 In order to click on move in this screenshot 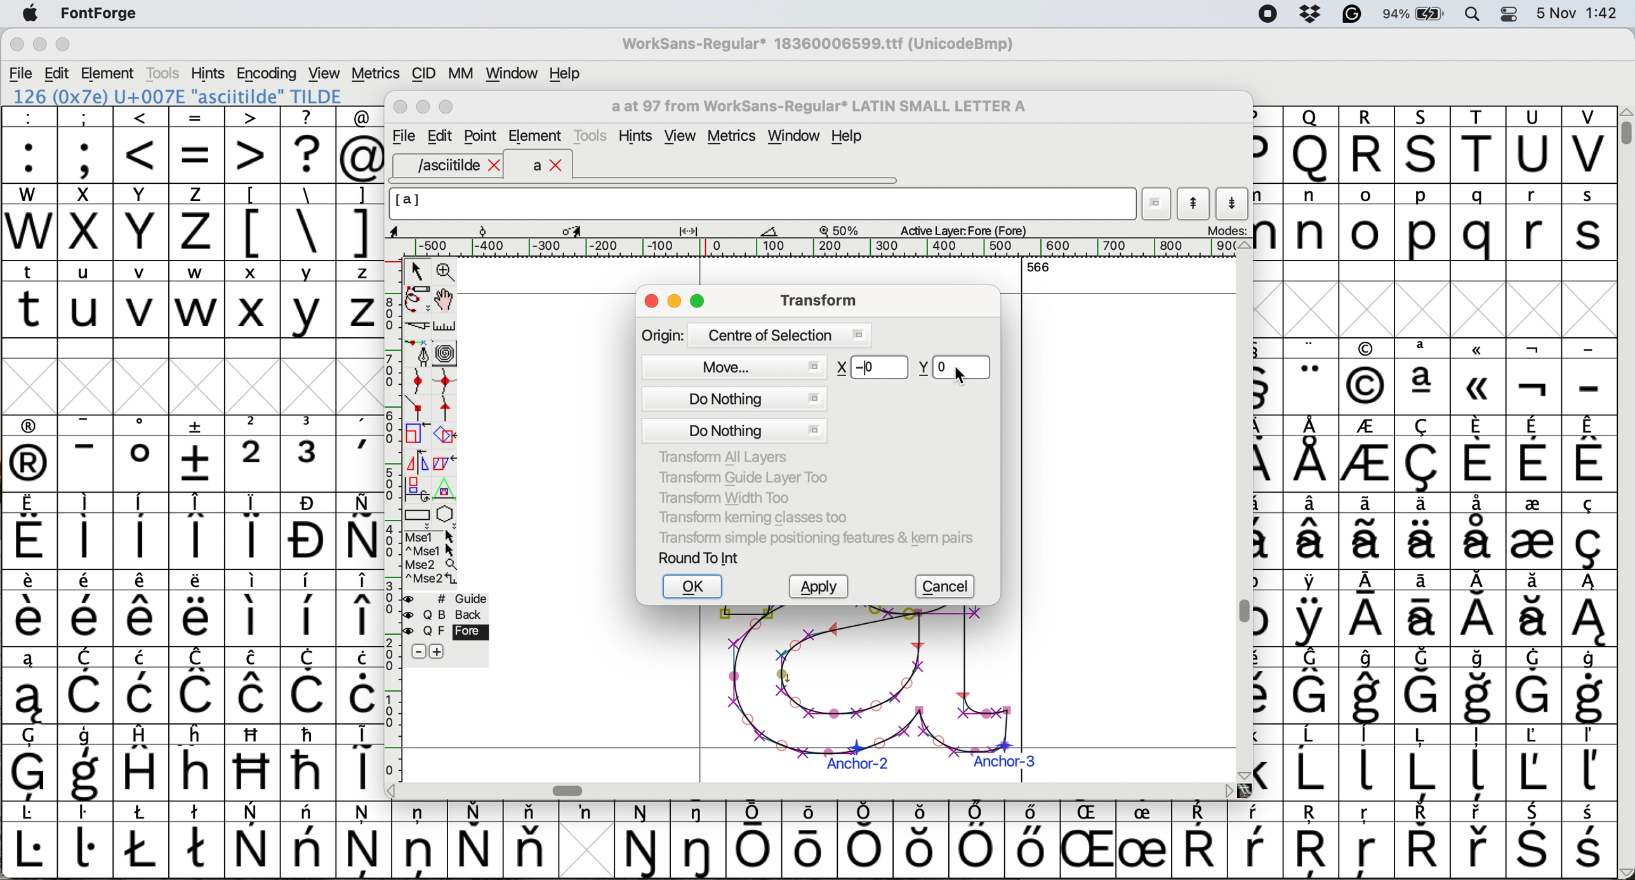, I will do `click(735, 365)`.